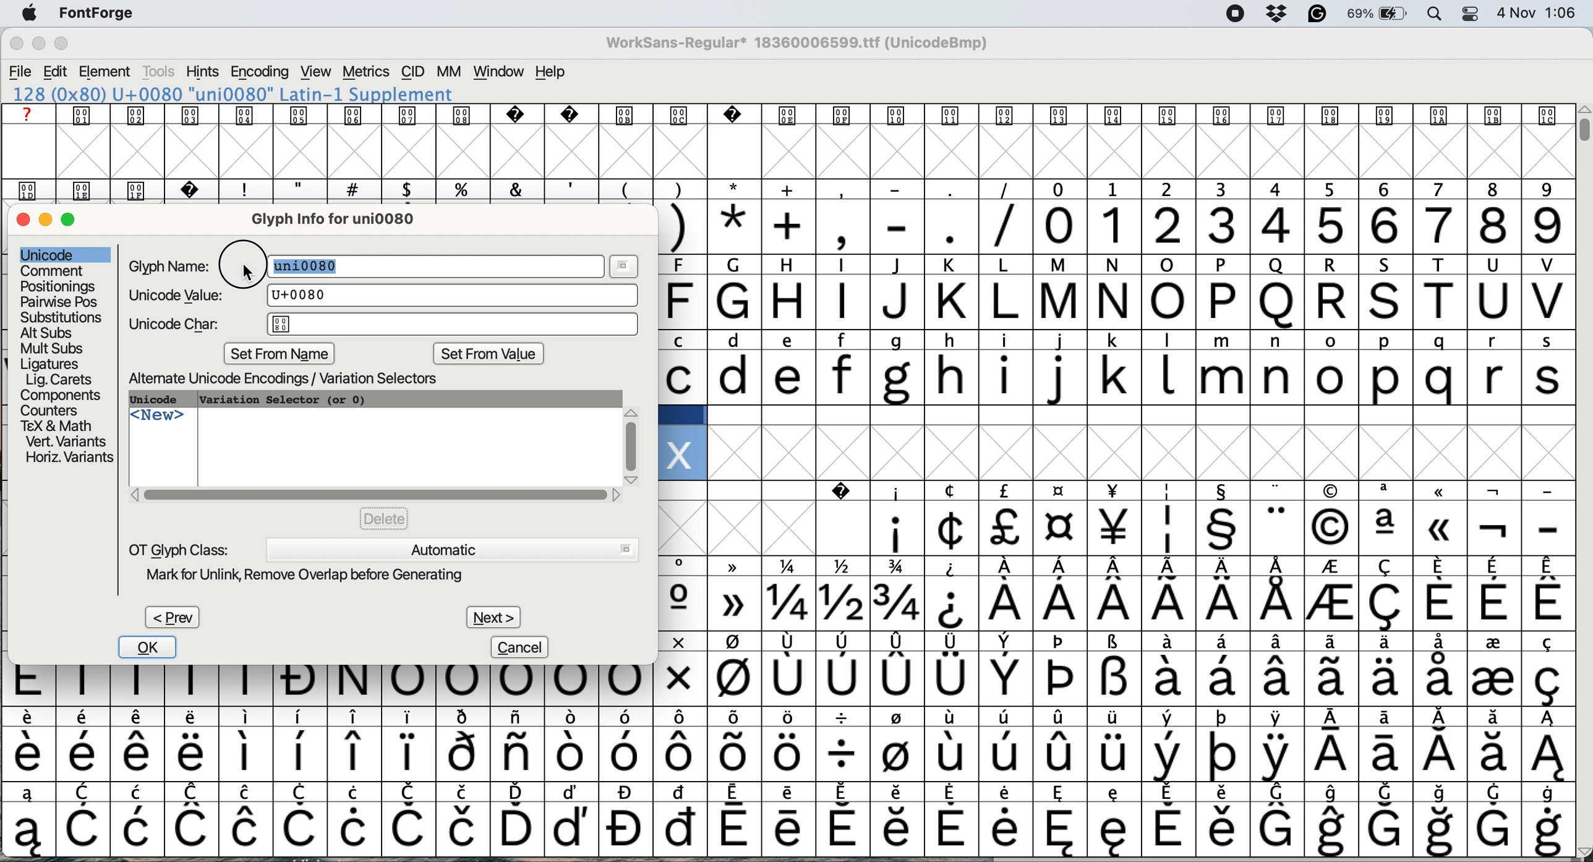  I want to click on vertical scroll bar, so click(631, 441).